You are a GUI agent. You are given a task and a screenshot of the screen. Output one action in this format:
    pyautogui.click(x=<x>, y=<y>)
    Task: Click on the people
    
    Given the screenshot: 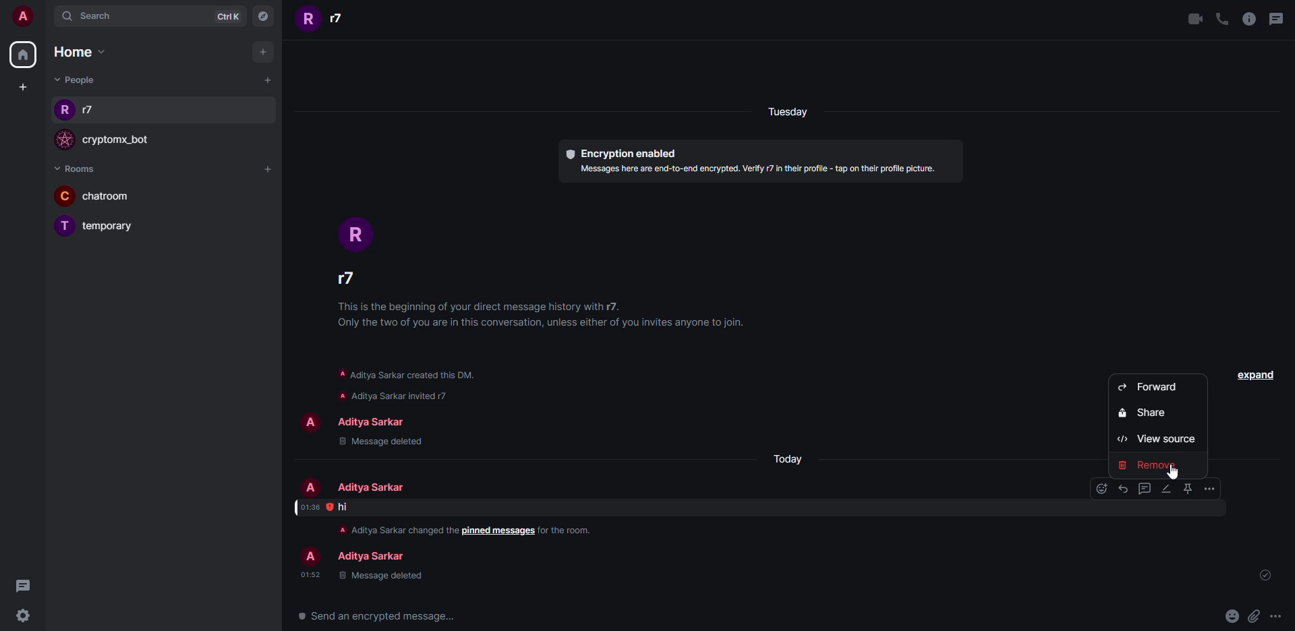 What is the action you would take?
    pyautogui.click(x=77, y=80)
    